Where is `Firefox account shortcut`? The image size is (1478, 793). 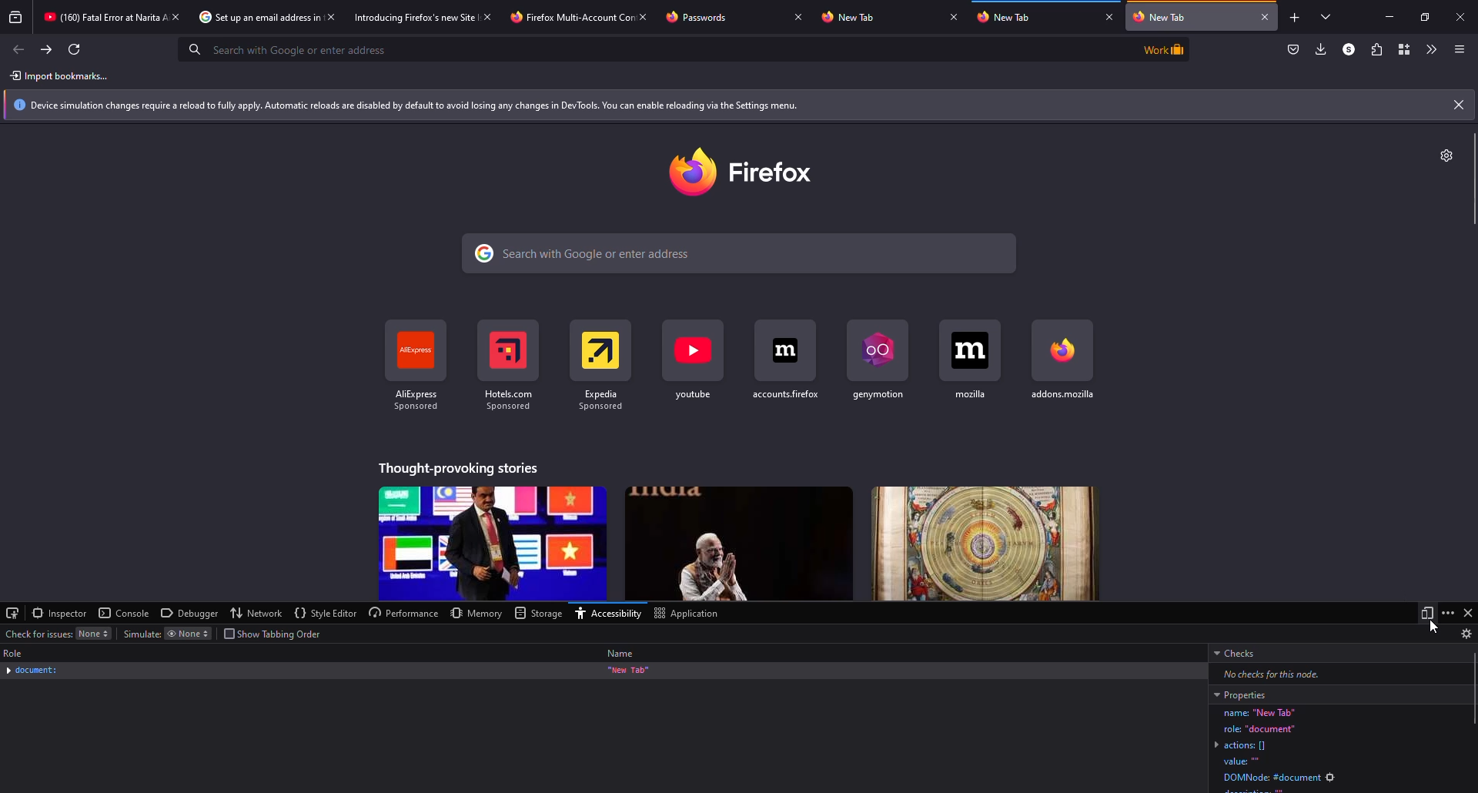
Firefox account shortcut is located at coordinates (785, 362).